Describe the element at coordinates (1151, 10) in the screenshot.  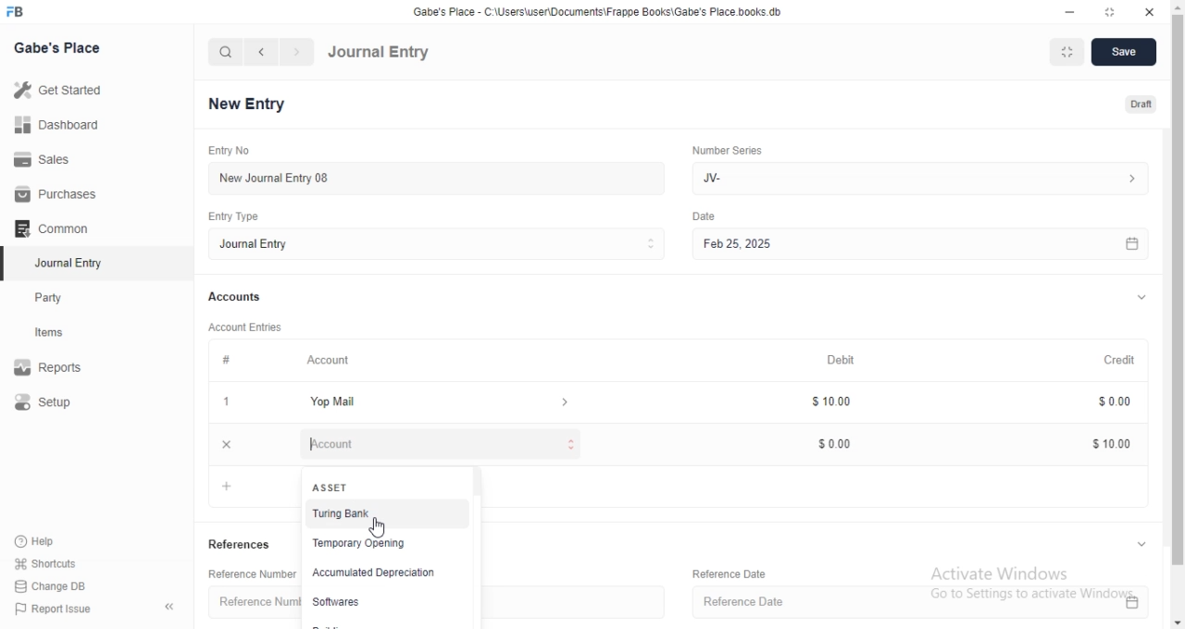
I see `close` at that location.